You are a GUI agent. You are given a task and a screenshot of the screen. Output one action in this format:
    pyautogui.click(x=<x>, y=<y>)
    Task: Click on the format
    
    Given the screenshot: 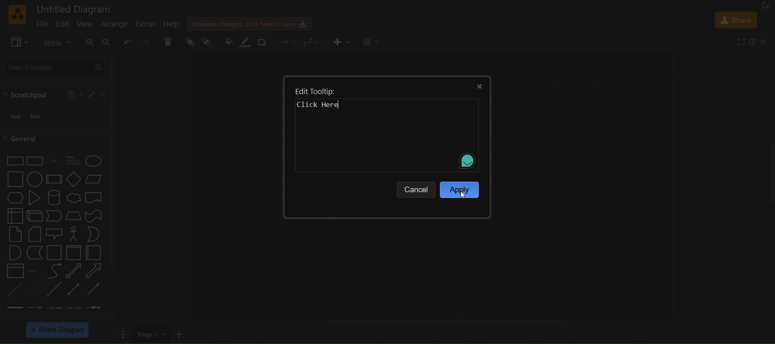 What is the action you would take?
    pyautogui.click(x=752, y=41)
    